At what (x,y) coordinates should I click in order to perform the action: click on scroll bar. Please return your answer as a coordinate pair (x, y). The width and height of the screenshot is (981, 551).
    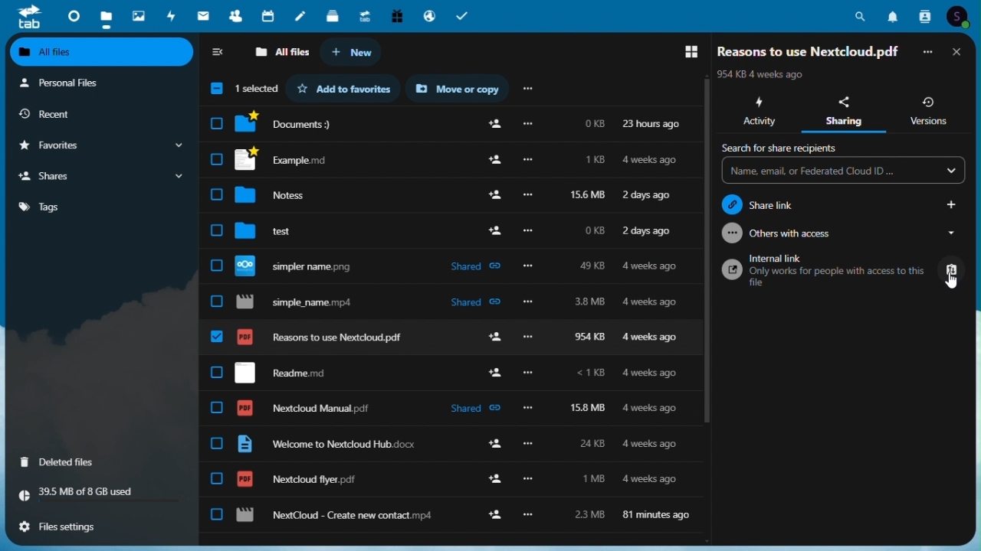
    Looking at the image, I should click on (975, 250).